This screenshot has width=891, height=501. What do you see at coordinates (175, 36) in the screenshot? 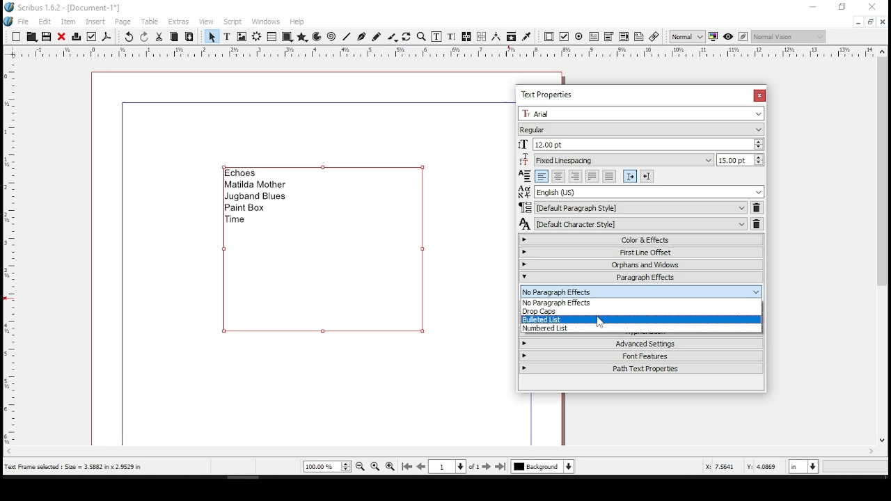
I see `copy` at bounding box center [175, 36].